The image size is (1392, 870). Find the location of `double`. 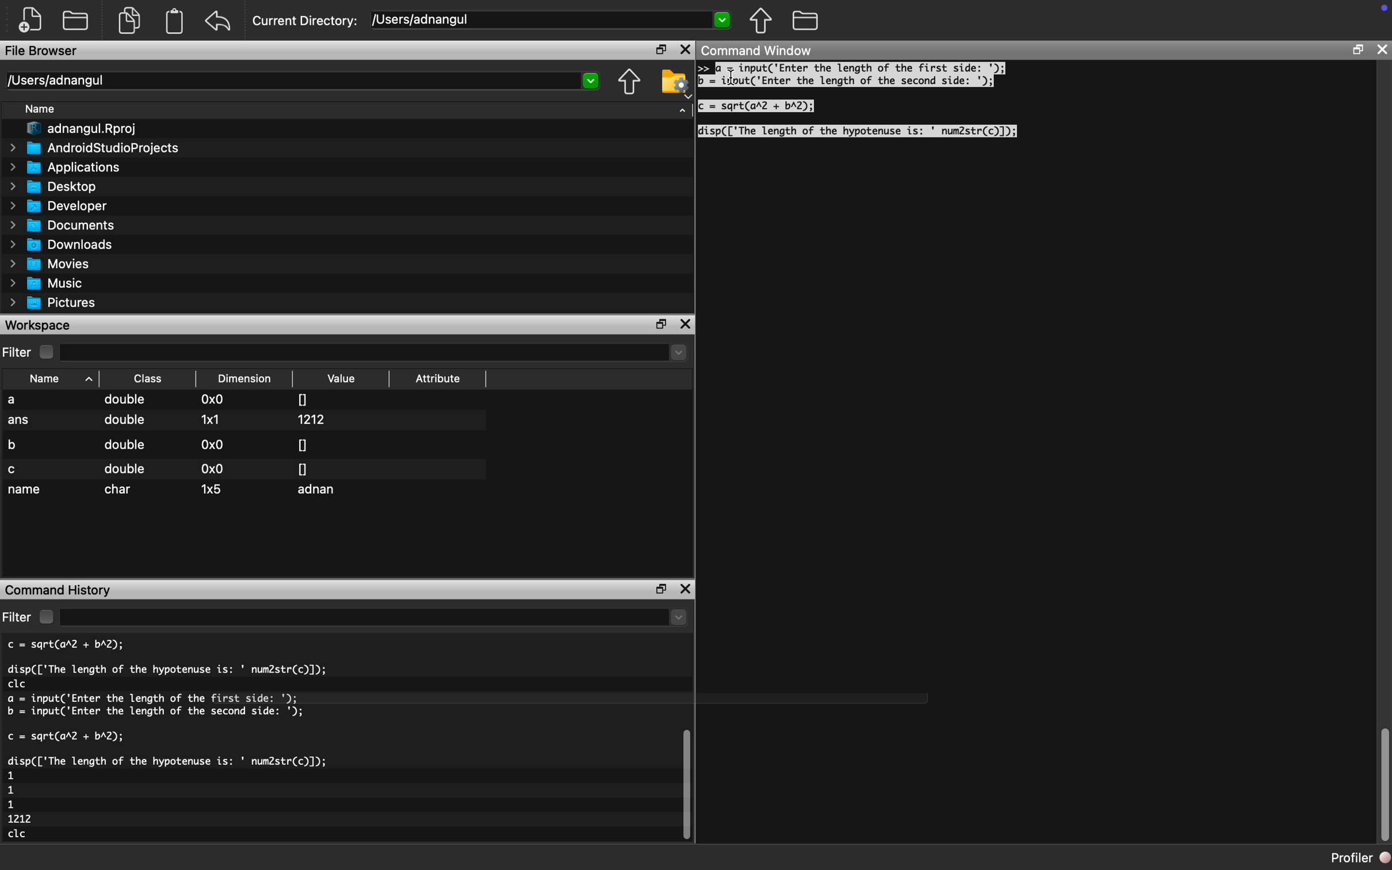

double is located at coordinates (123, 423).